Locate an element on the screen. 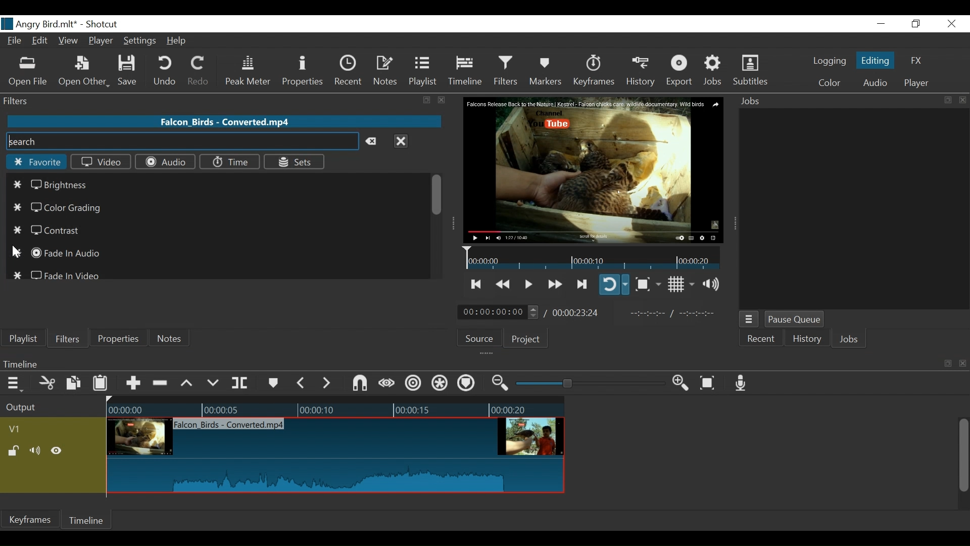 The width and height of the screenshot is (970, 546). Color is located at coordinates (827, 83).